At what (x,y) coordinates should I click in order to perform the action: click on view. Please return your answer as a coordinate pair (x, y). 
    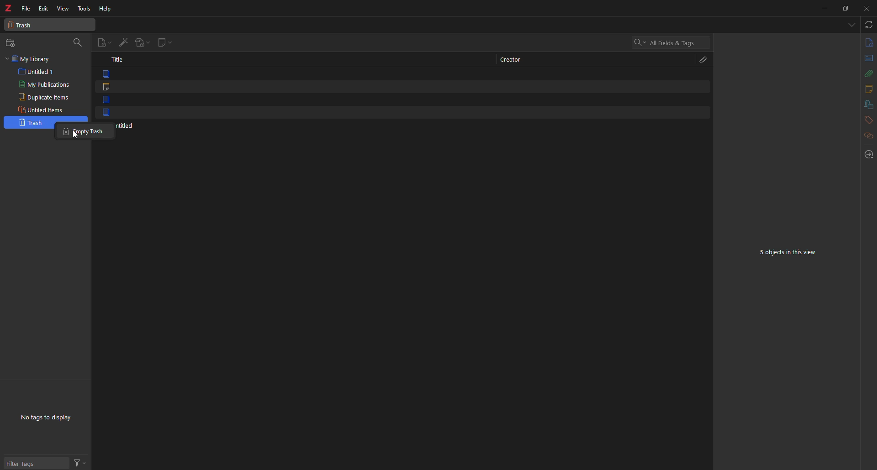
    Looking at the image, I should click on (63, 9).